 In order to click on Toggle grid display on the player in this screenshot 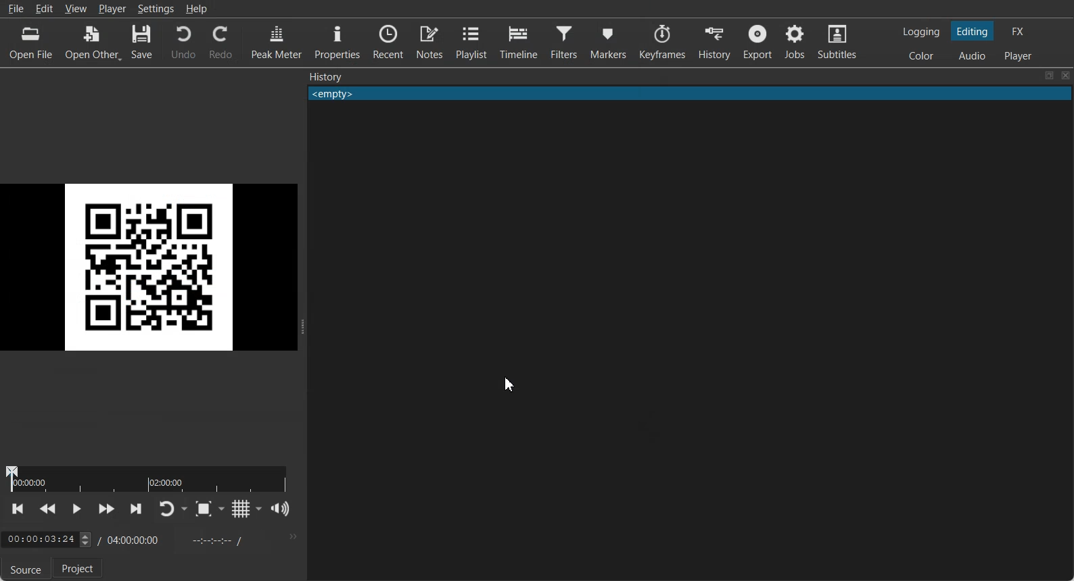, I will do `click(240, 509)`.